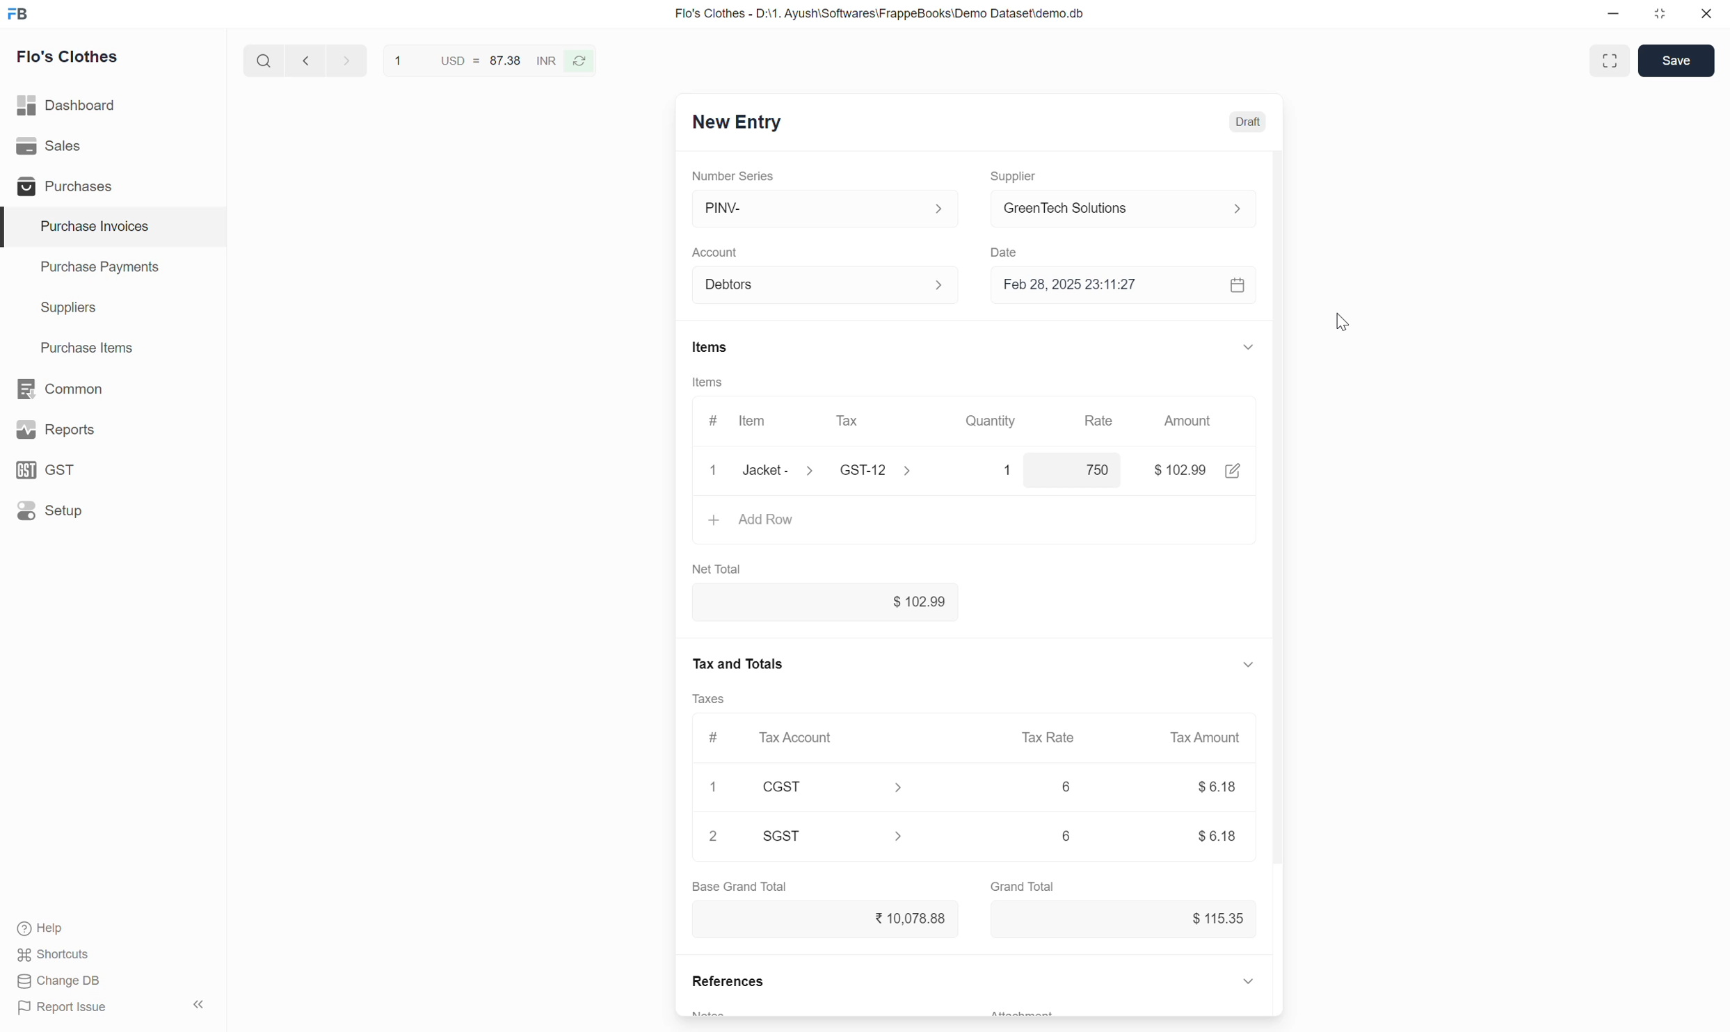 This screenshot has height=1032, width=1730. I want to click on Search, so click(264, 60).